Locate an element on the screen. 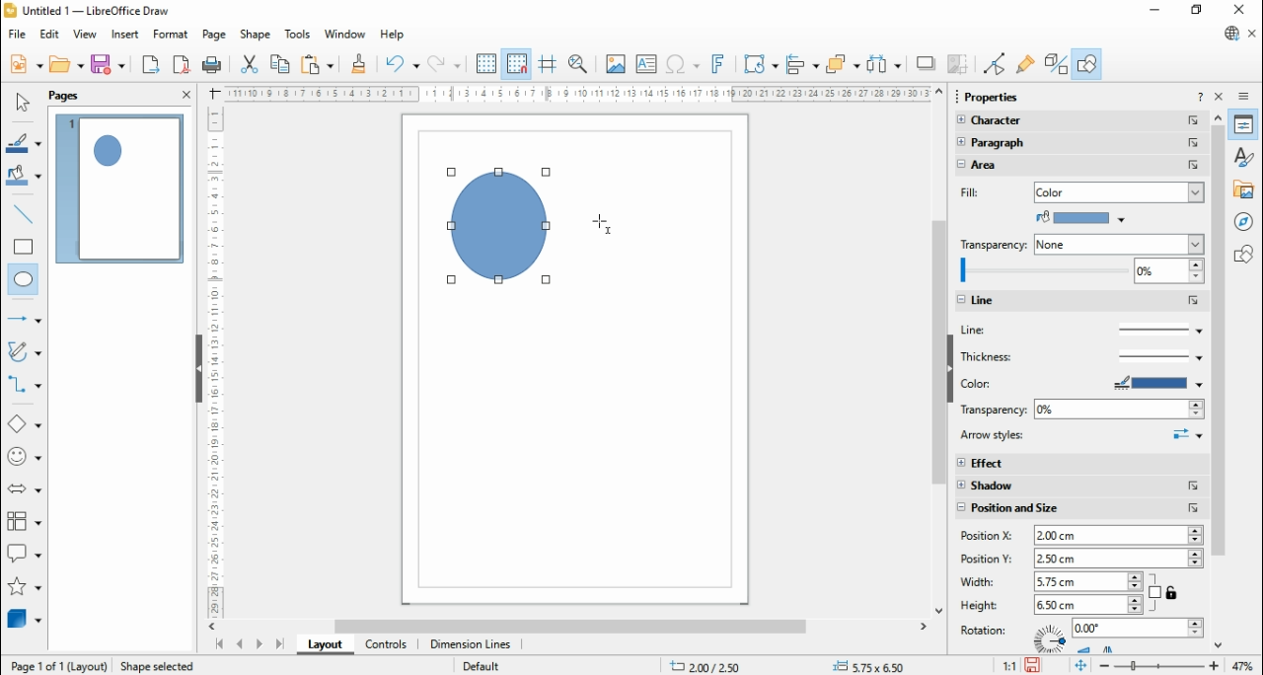  save is located at coordinates (1035, 665).